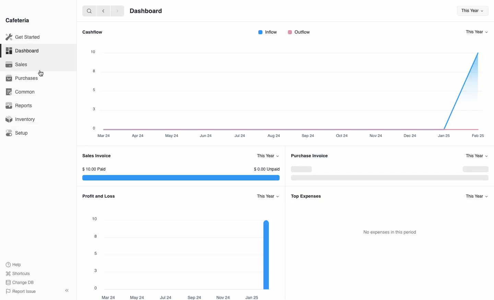 The height and width of the screenshot is (300, 494). Describe the element at coordinates (182, 178) in the screenshot. I see `Graph` at that location.